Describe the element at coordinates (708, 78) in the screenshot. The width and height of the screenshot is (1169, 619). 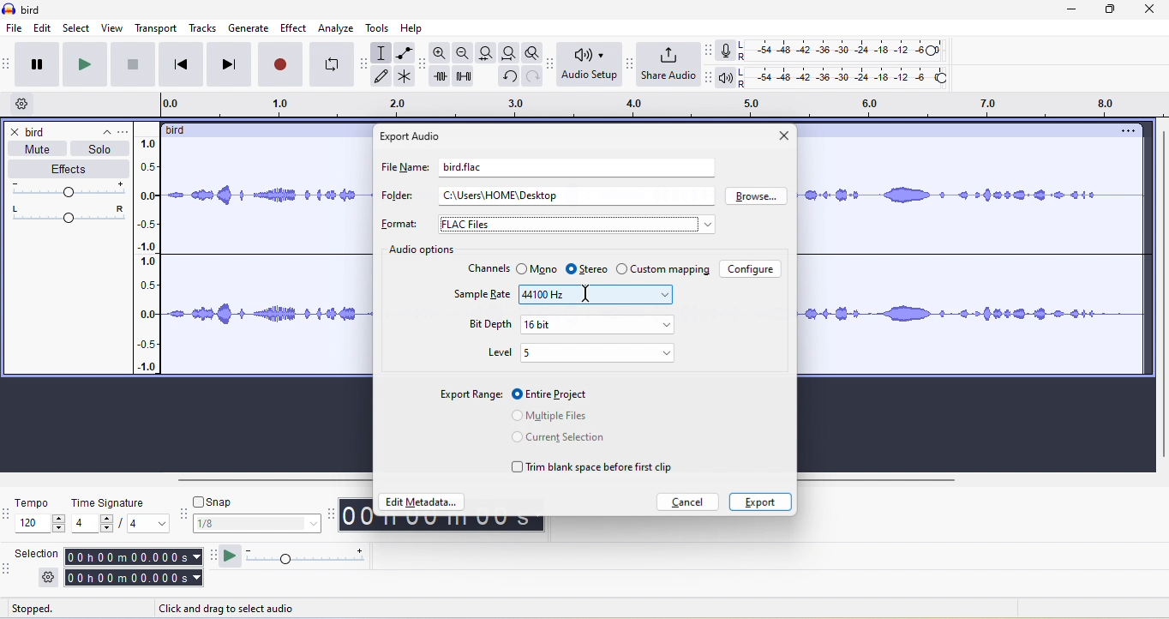
I see `audacity playback meter toolbar` at that location.